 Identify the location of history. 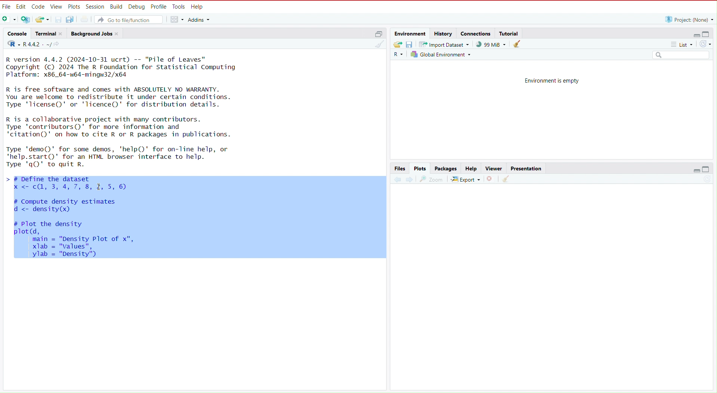
(443, 33).